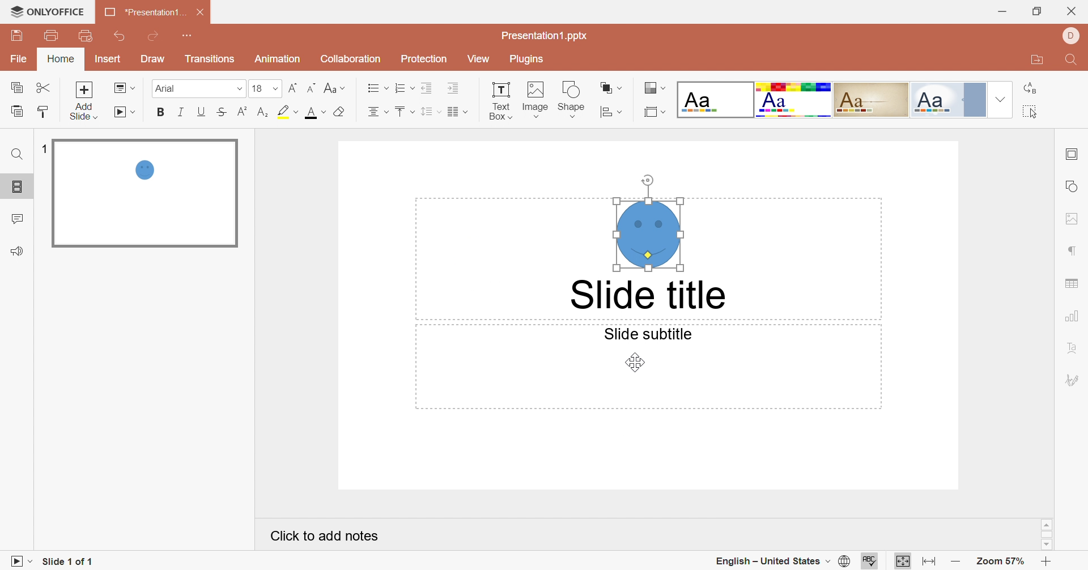 The height and width of the screenshot is (570, 1088). Describe the element at coordinates (18, 252) in the screenshot. I see `Feedback & Support` at that location.